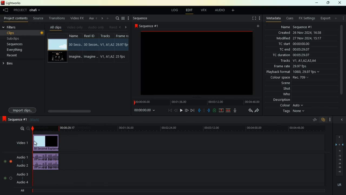  I want to click on fullscreen, so click(251, 18).